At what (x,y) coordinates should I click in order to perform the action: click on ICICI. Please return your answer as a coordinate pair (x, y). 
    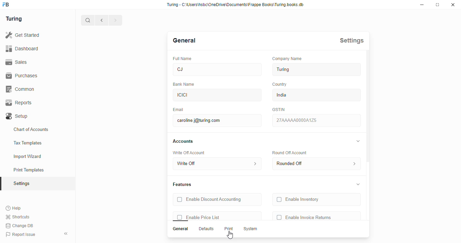
    Looking at the image, I should click on (217, 95).